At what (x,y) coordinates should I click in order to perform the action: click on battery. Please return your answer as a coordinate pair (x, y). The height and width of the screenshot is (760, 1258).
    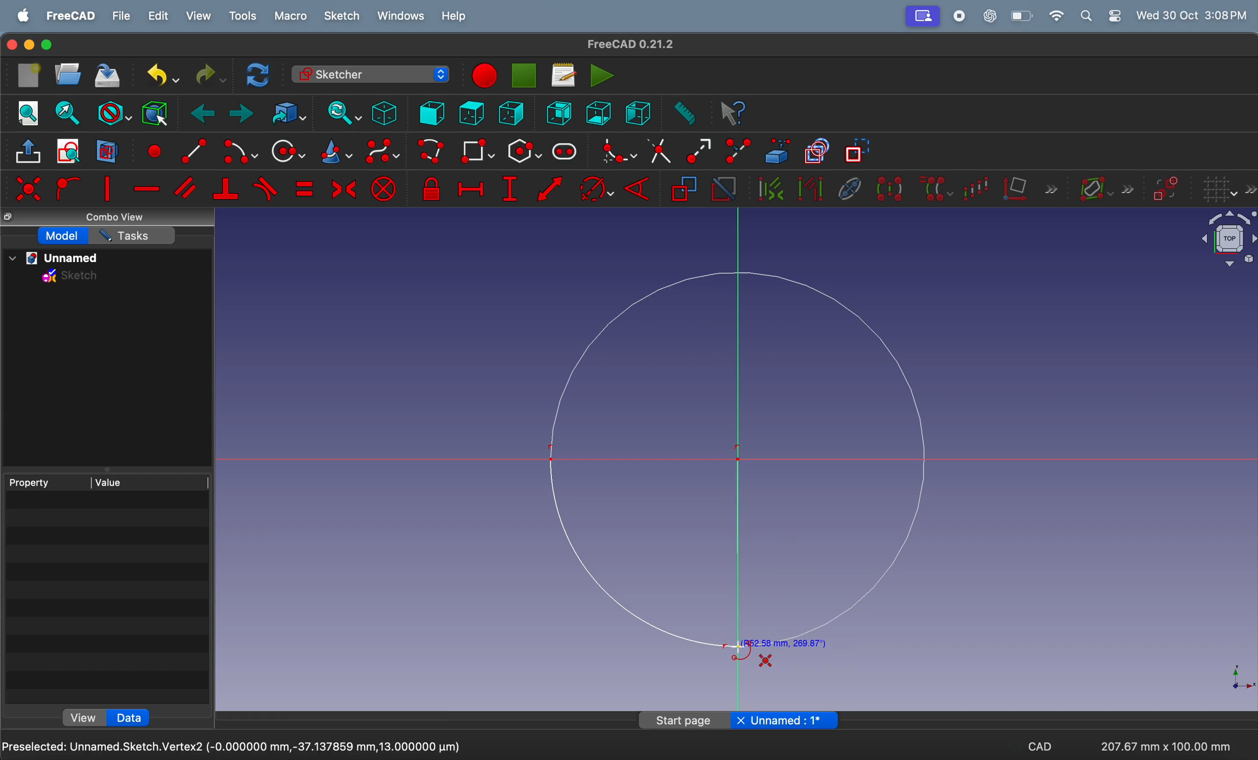
    Looking at the image, I should click on (1023, 16).